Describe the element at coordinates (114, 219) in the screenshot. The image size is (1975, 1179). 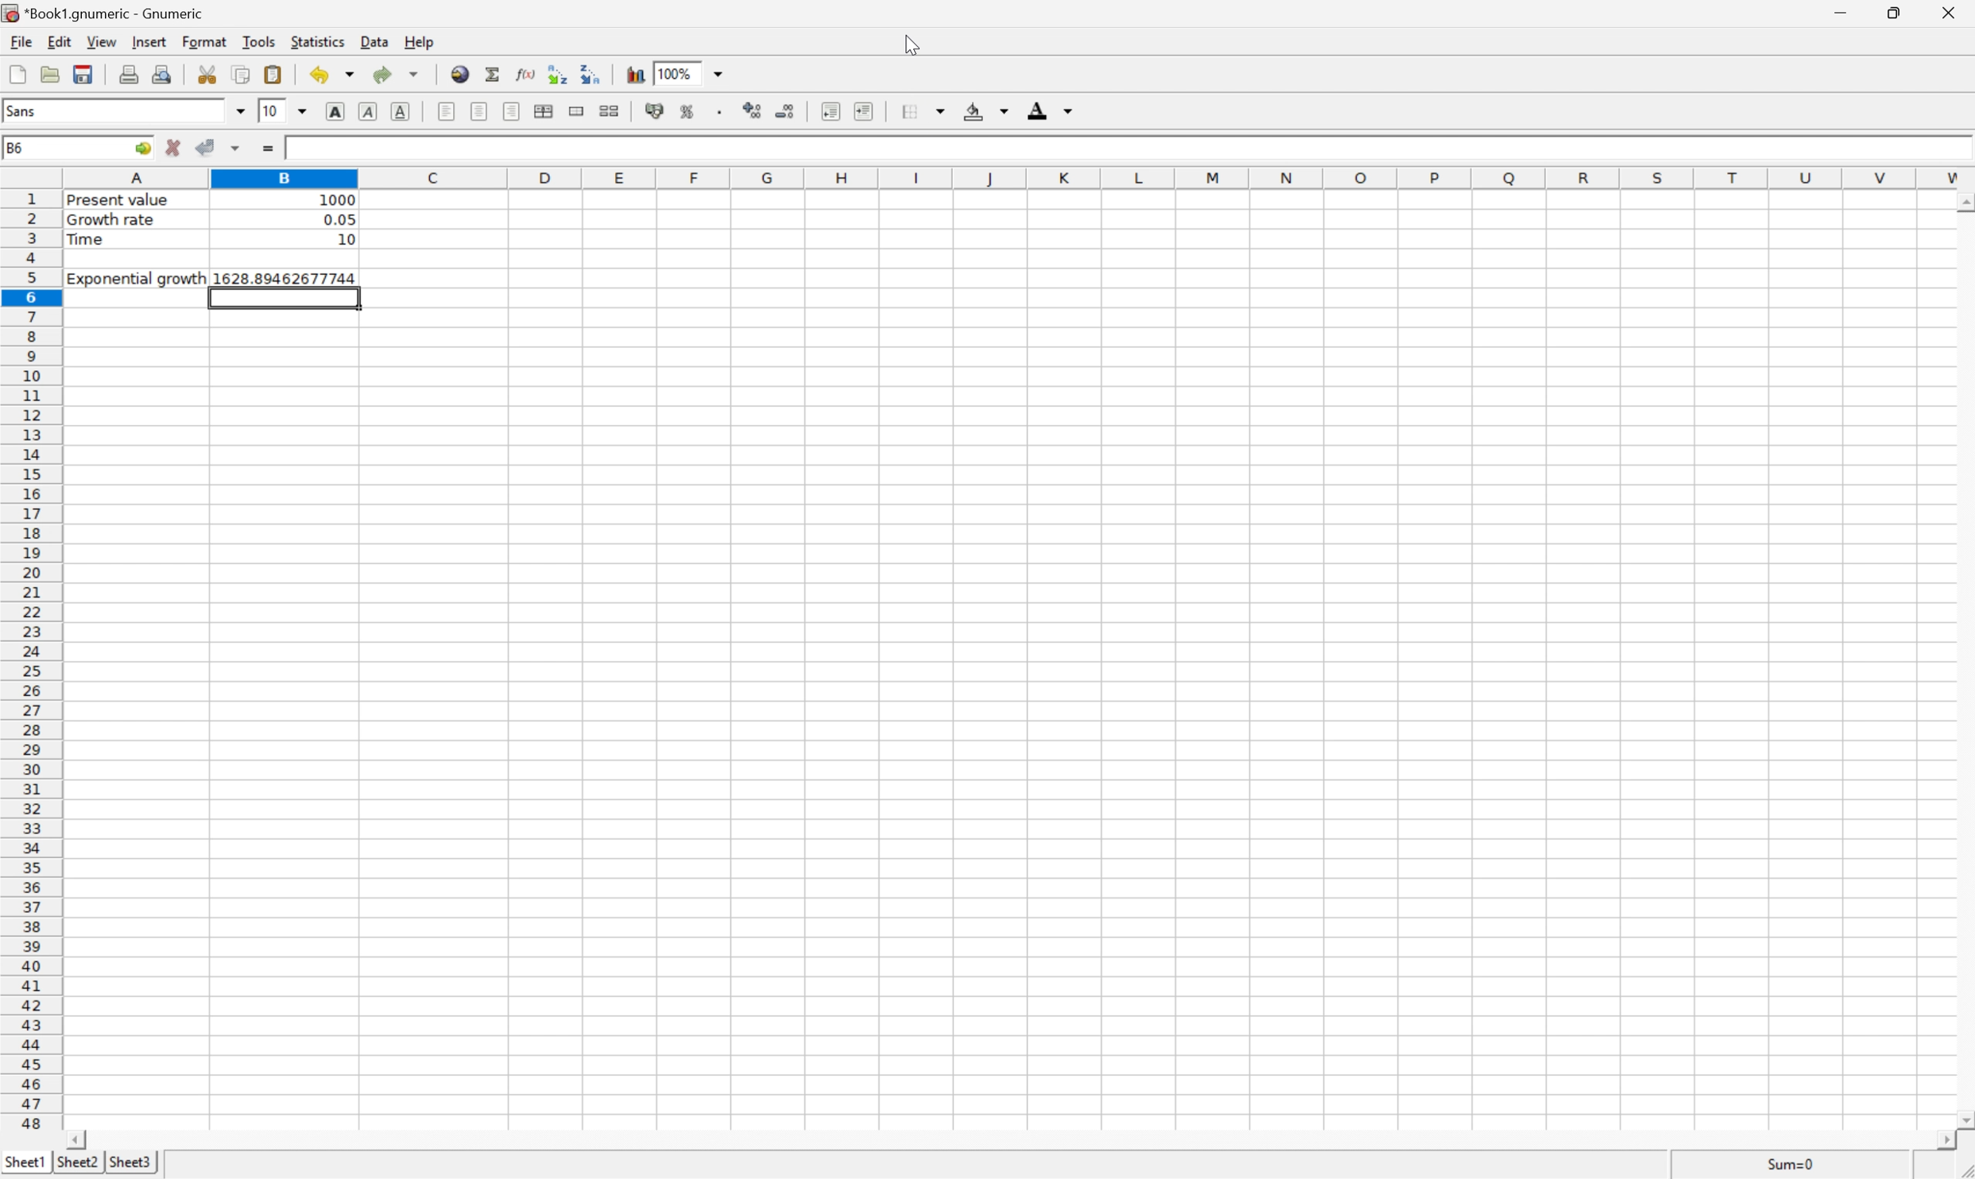
I see `Growth rate` at that location.